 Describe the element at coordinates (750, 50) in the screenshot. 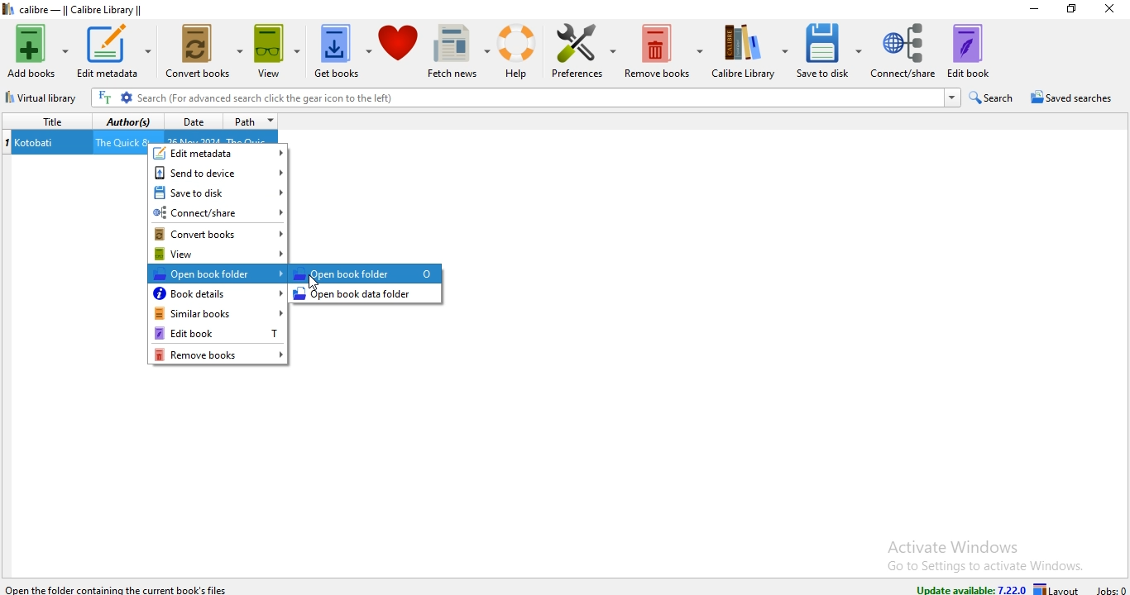

I see `calibre library` at that location.